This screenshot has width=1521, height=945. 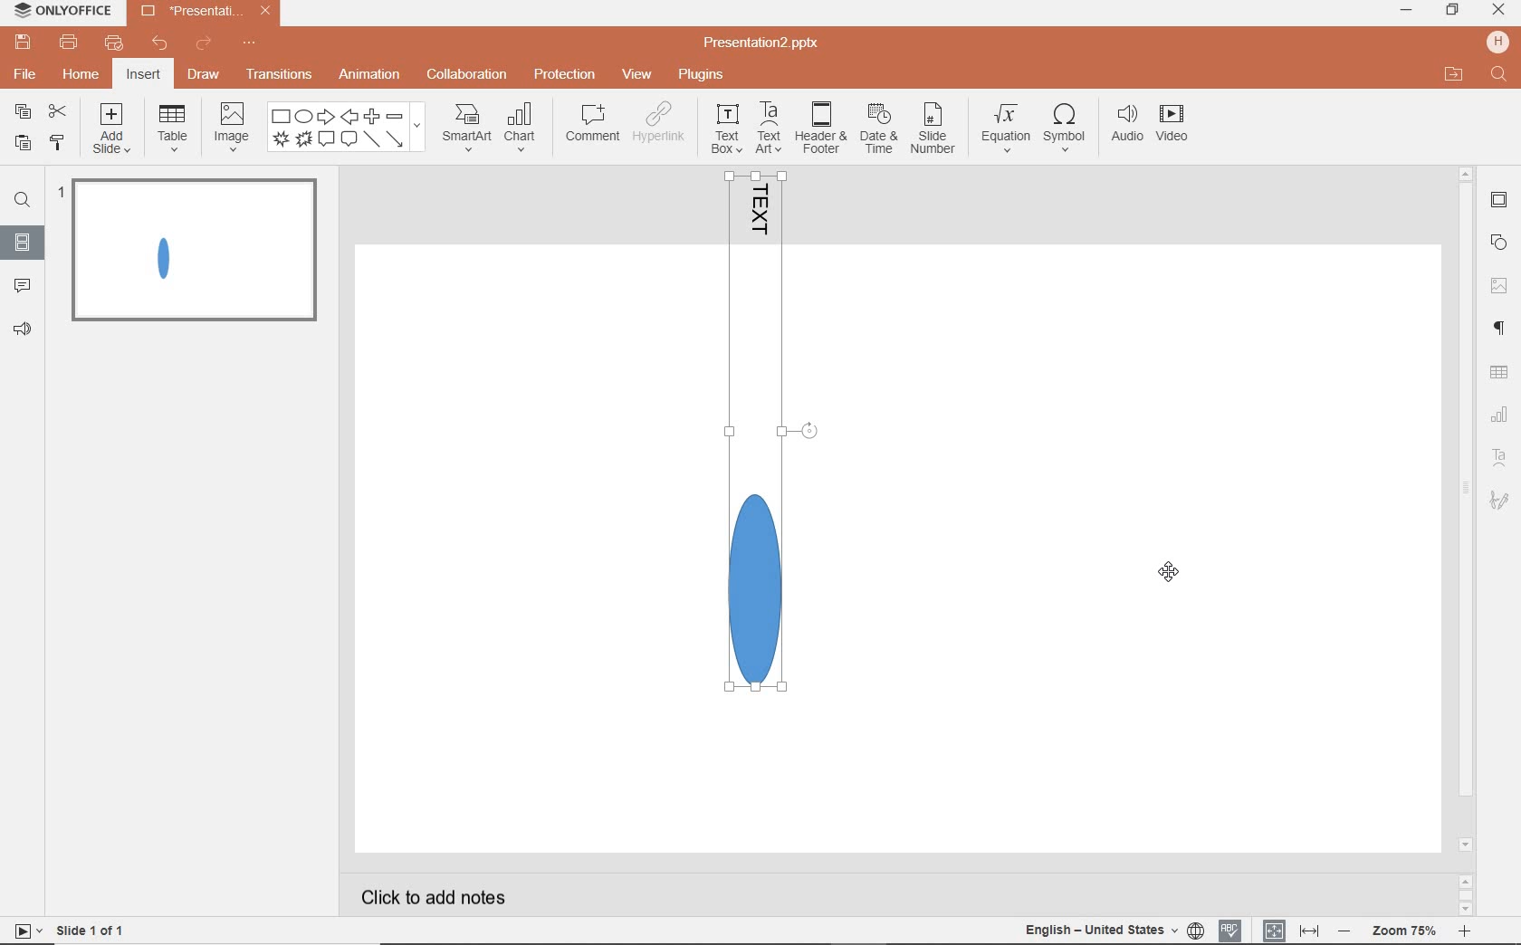 What do you see at coordinates (1499, 201) in the screenshot?
I see `SLIDE SETTINGS` at bounding box center [1499, 201].